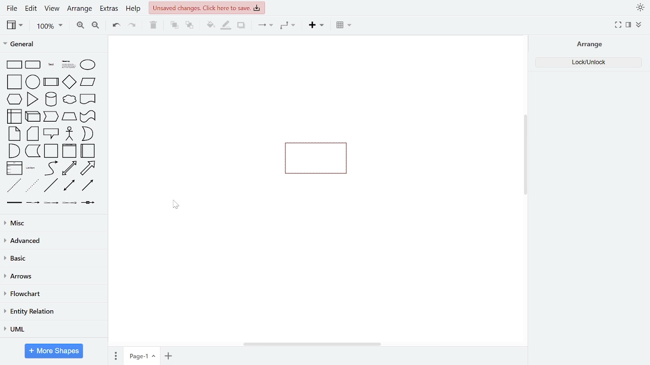 Image resolution: width=650 pixels, height=365 pixels. I want to click on list, so click(14, 169).